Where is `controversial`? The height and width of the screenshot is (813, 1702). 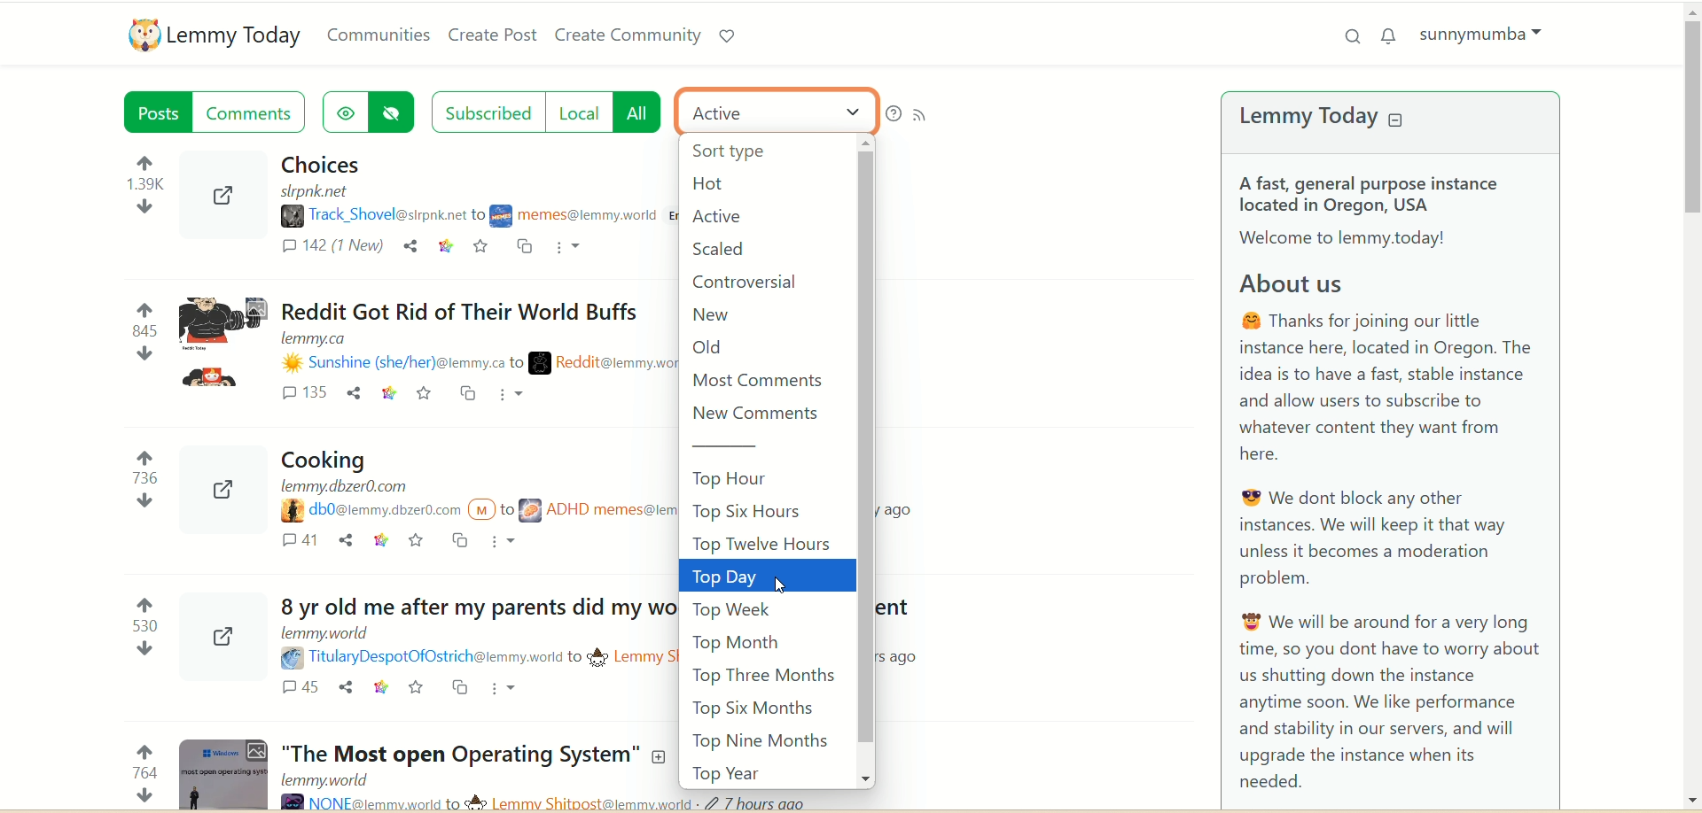
controversial is located at coordinates (753, 281).